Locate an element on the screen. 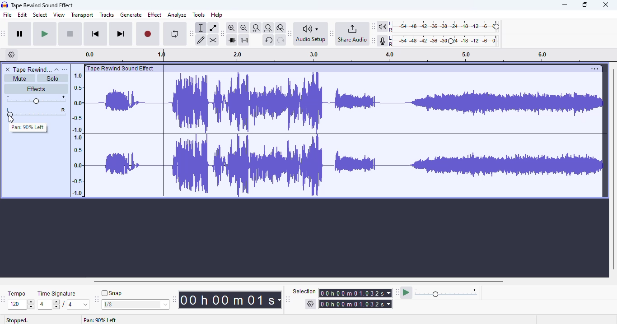 The width and height of the screenshot is (617, 324). zoom out is located at coordinates (244, 28).